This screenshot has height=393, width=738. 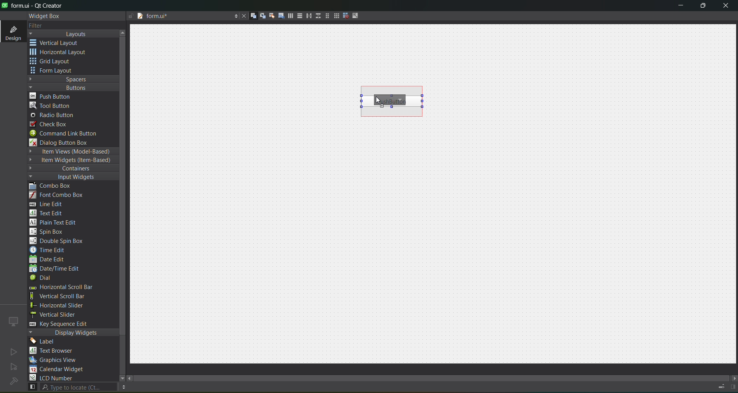 I want to click on horizontal splitter, so click(x=307, y=16).